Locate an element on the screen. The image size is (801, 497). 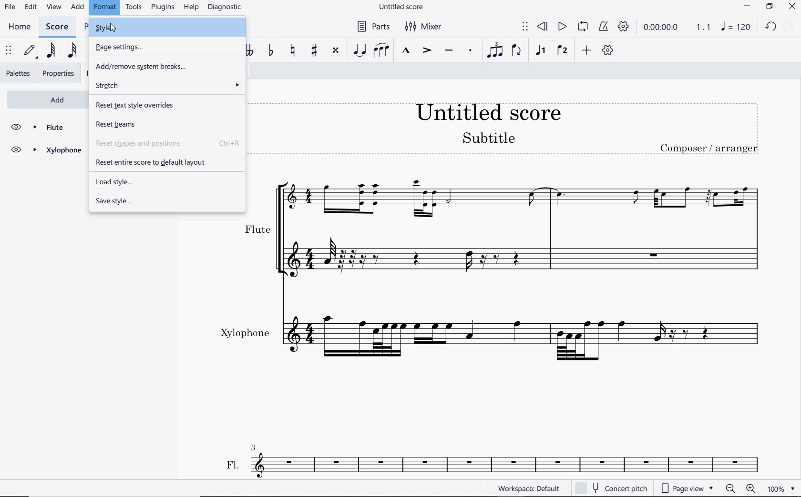
PARTS is located at coordinates (372, 26).